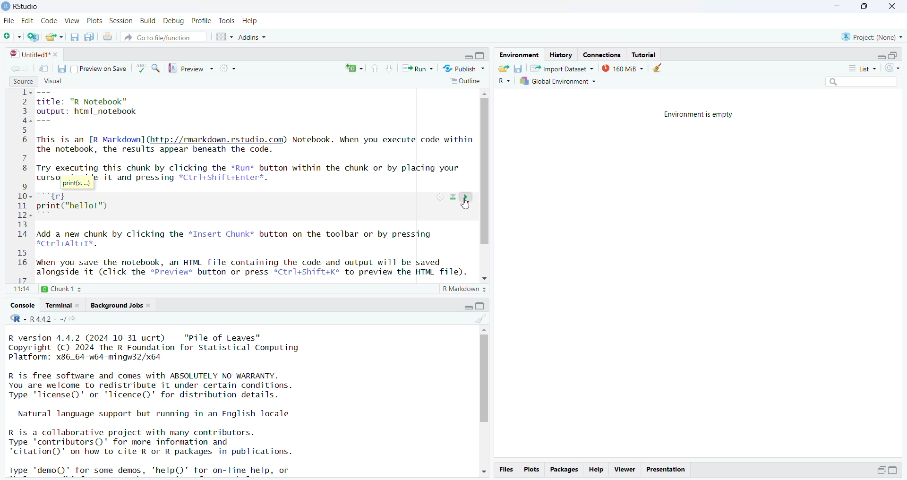 The height and width of the screenshot is (480, 907). What do you see at coordinates (465, 290) in the screenshot?
I see `R markdown` at bounding box center [465, 290].